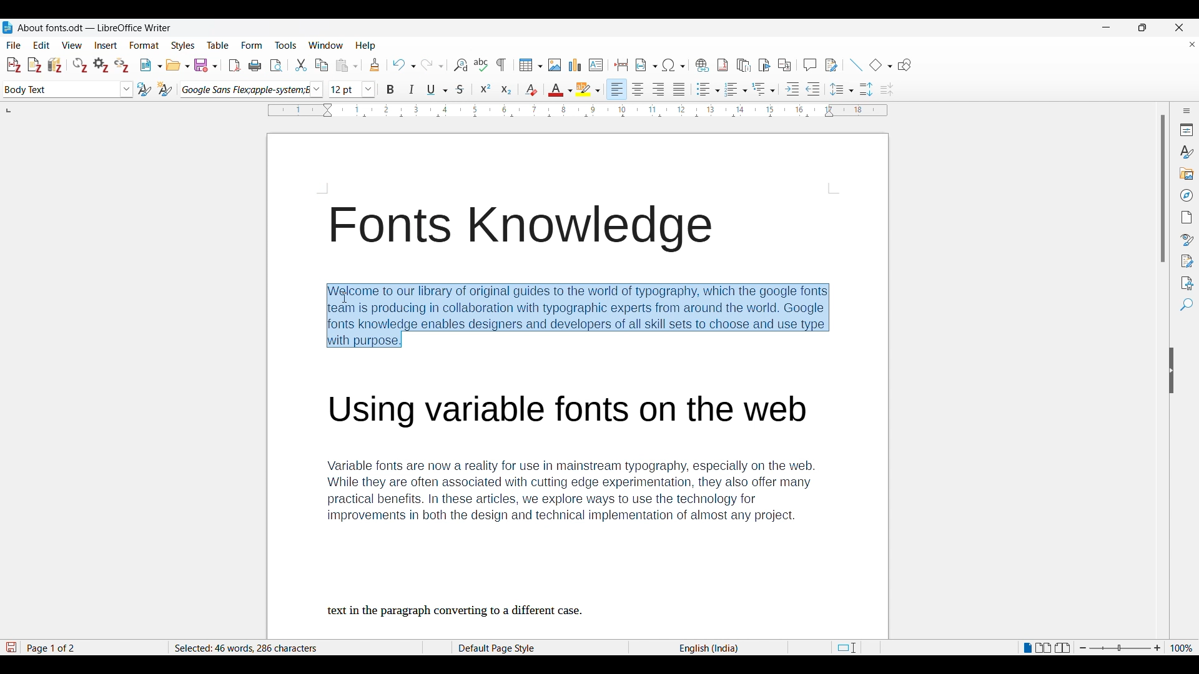 This screenshot has height=674, width=1199. I want to click on Current page out of total pages, so click(52, 648).